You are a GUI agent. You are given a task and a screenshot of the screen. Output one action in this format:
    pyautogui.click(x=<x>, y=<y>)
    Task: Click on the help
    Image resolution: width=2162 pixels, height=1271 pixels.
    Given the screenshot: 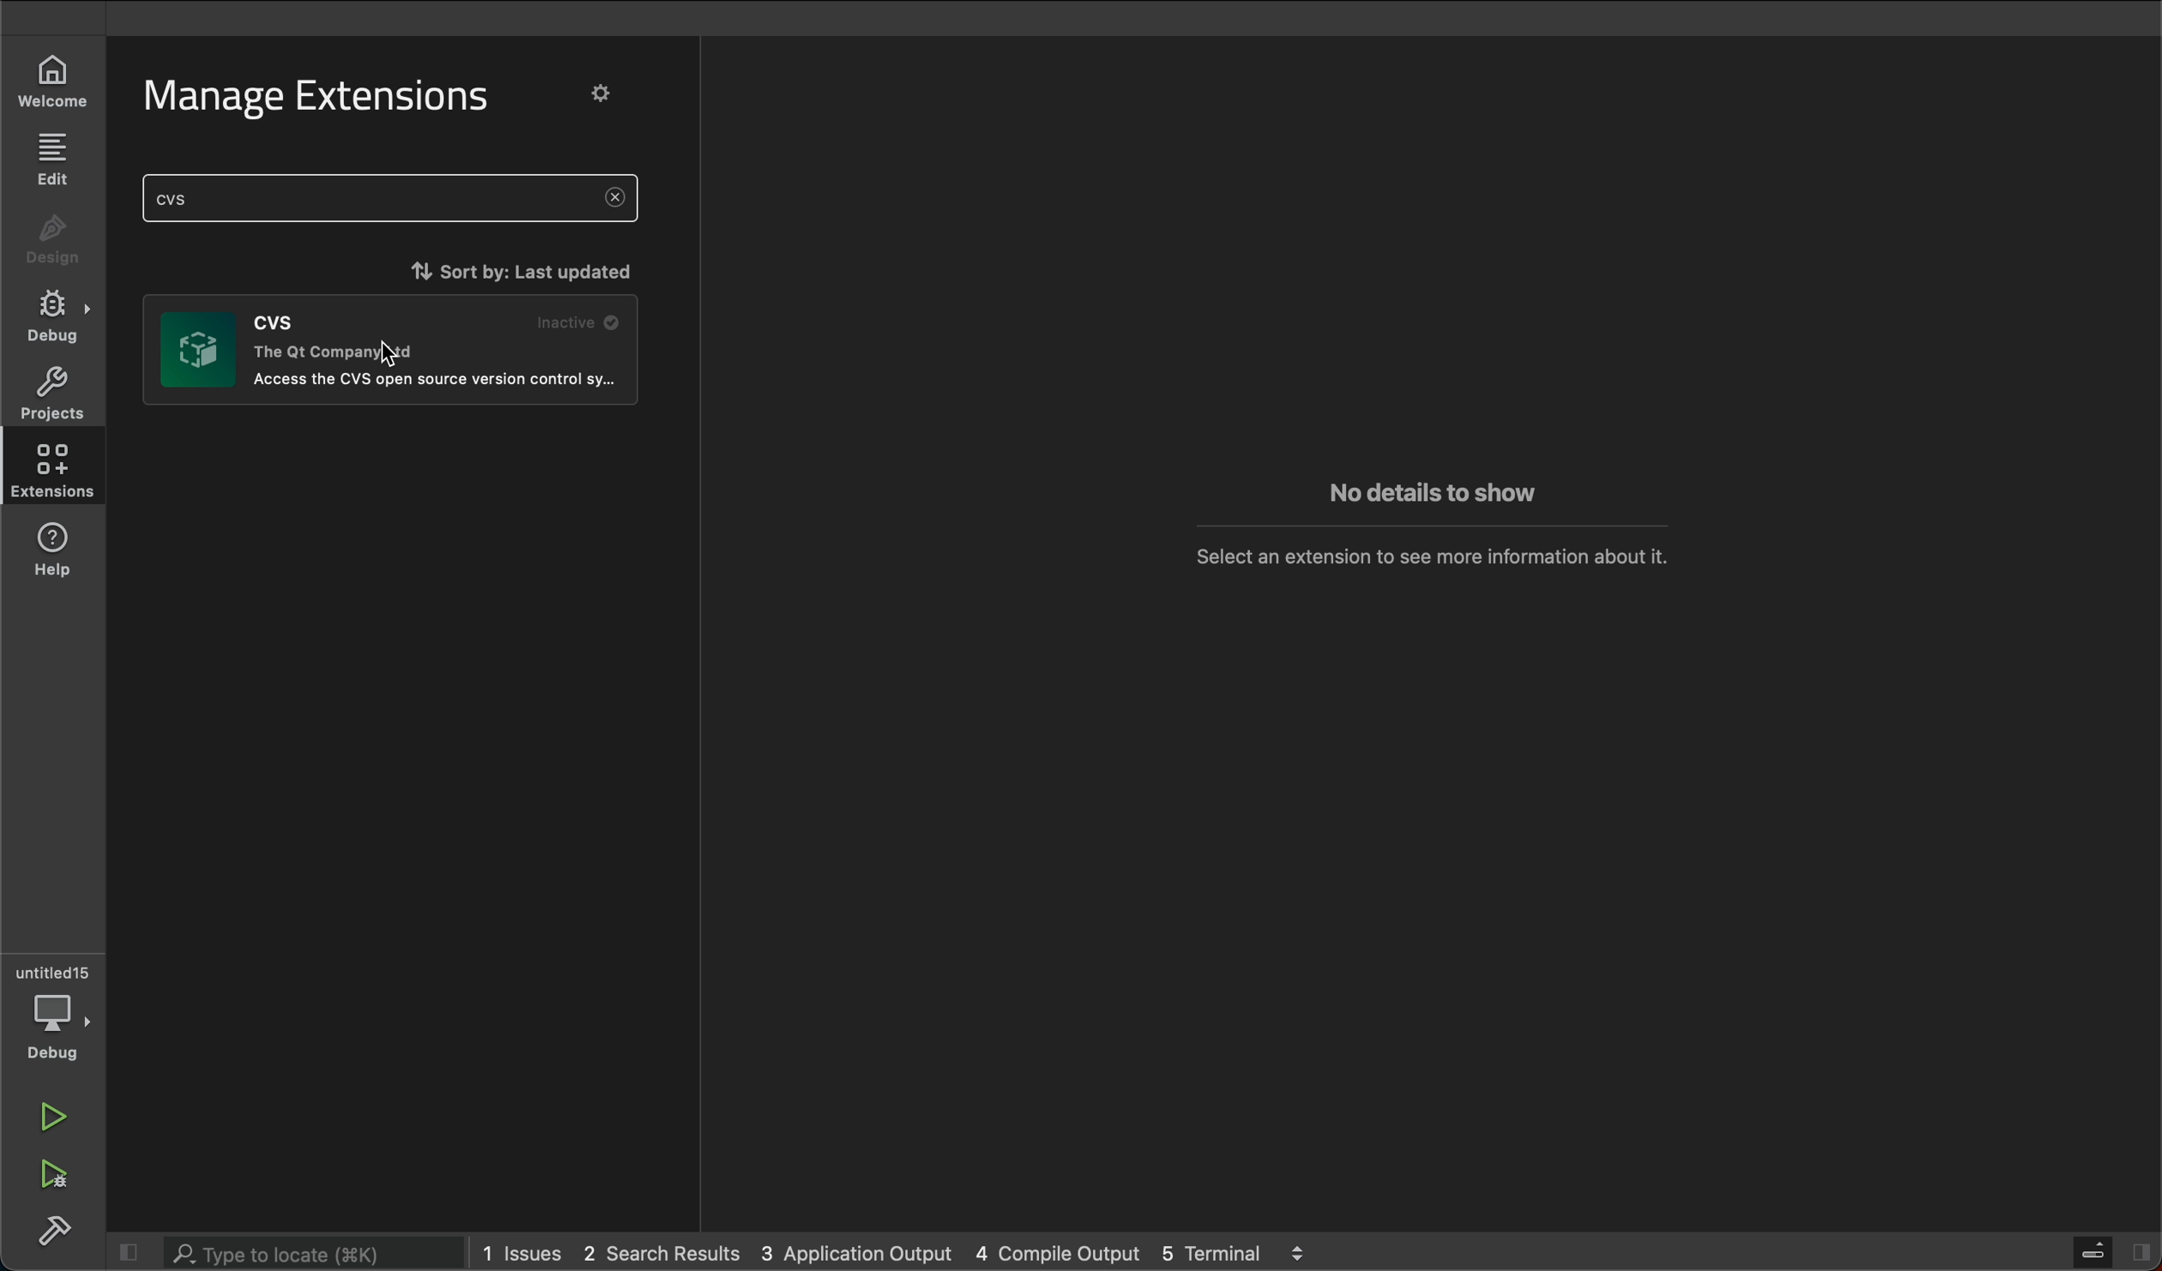 What is the action you would take?
    pyautogui.click(x=60, y=551)
    